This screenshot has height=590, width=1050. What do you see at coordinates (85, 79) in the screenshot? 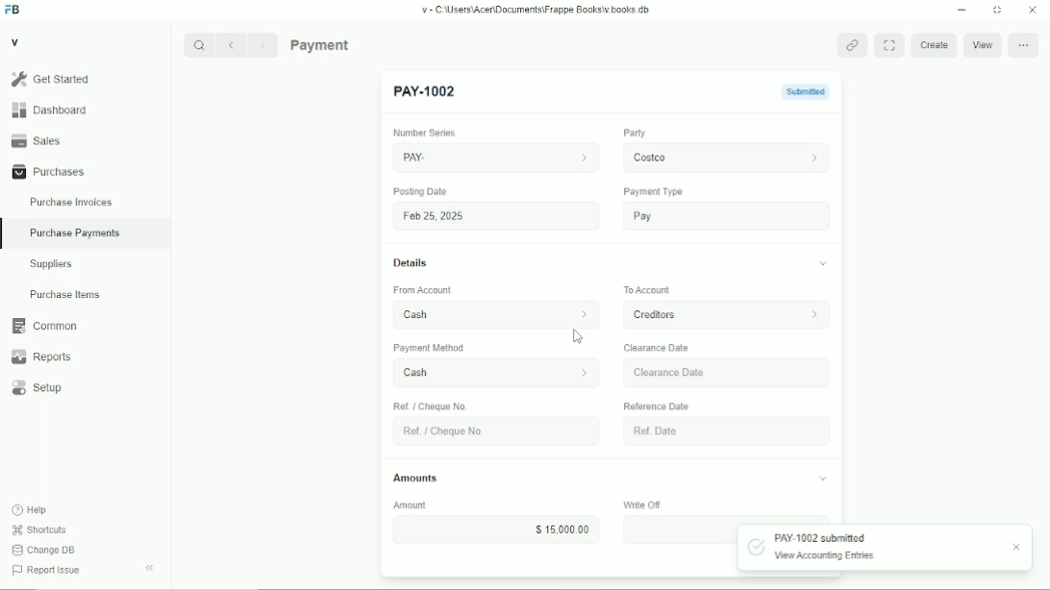
I see `Gel Started` at bounding box center [85, 79].